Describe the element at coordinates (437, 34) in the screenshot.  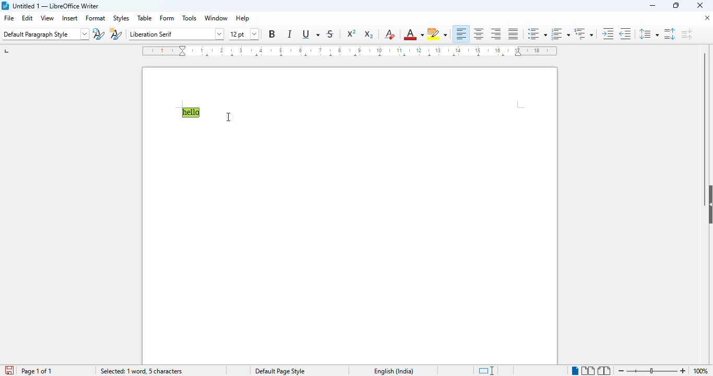
I see `character highlighting color` at that location.